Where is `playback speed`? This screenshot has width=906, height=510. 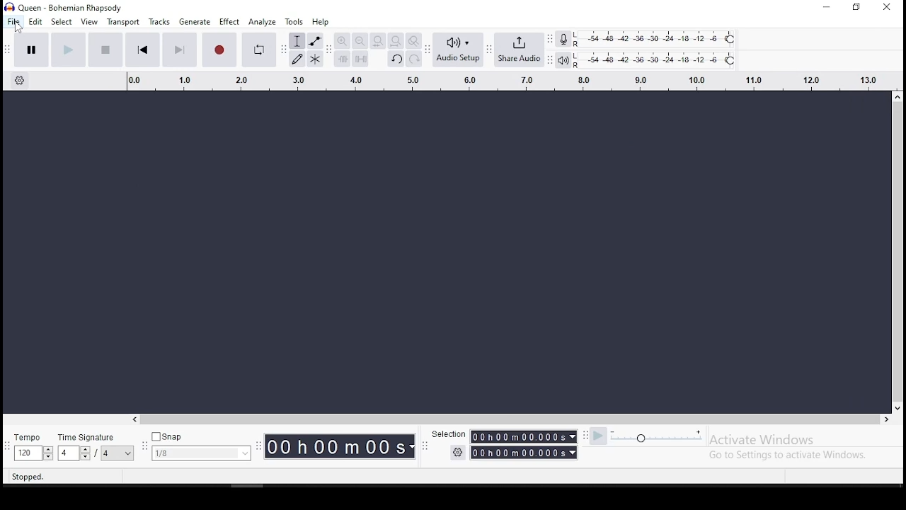 playback speed is located at coordinates (658, 436).